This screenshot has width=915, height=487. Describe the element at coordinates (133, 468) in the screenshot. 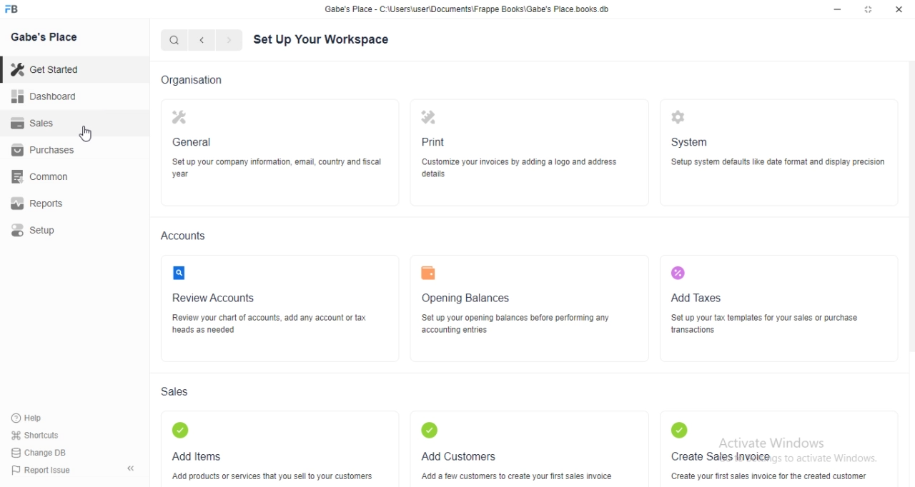

I see `collapse` at that location.